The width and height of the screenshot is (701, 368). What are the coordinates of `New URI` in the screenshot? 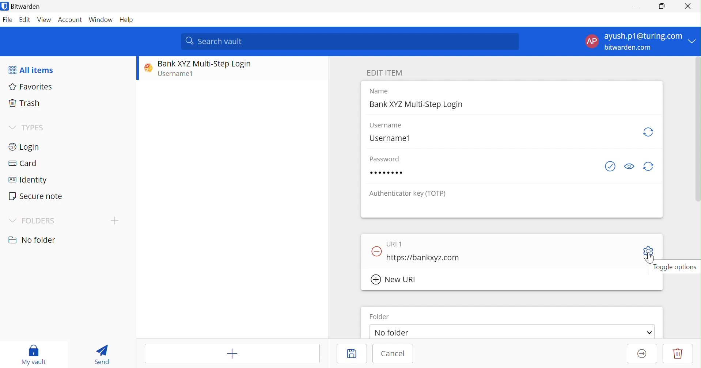 It's located at (393, 279).